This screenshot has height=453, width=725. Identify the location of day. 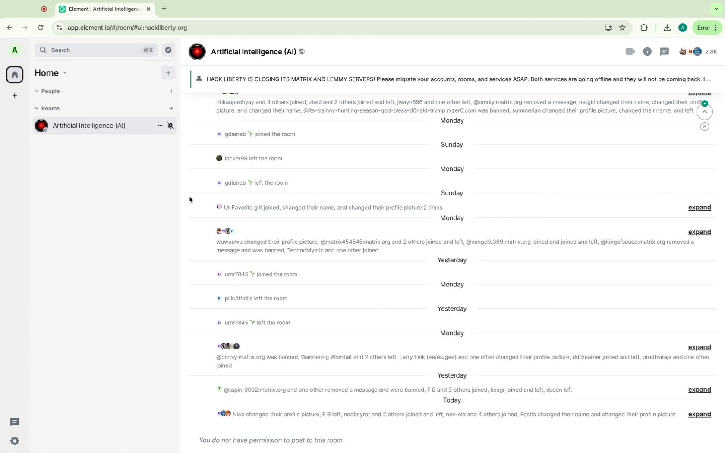
(453, 123).